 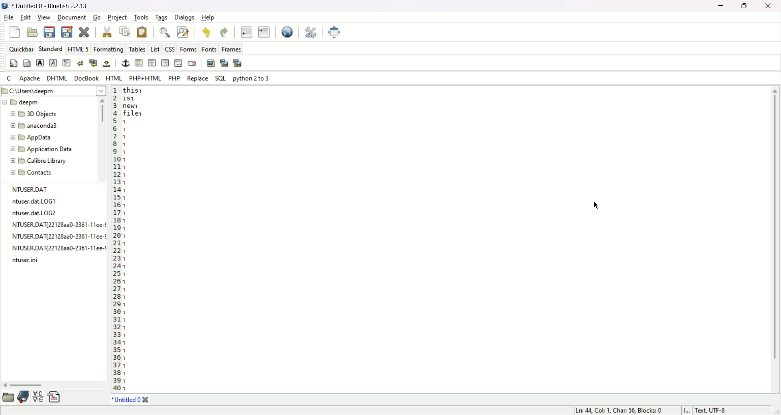 What do you see at coordinates (13, 64) in the screenshot?
I see `quickstart` at bounding box center [13, 64].